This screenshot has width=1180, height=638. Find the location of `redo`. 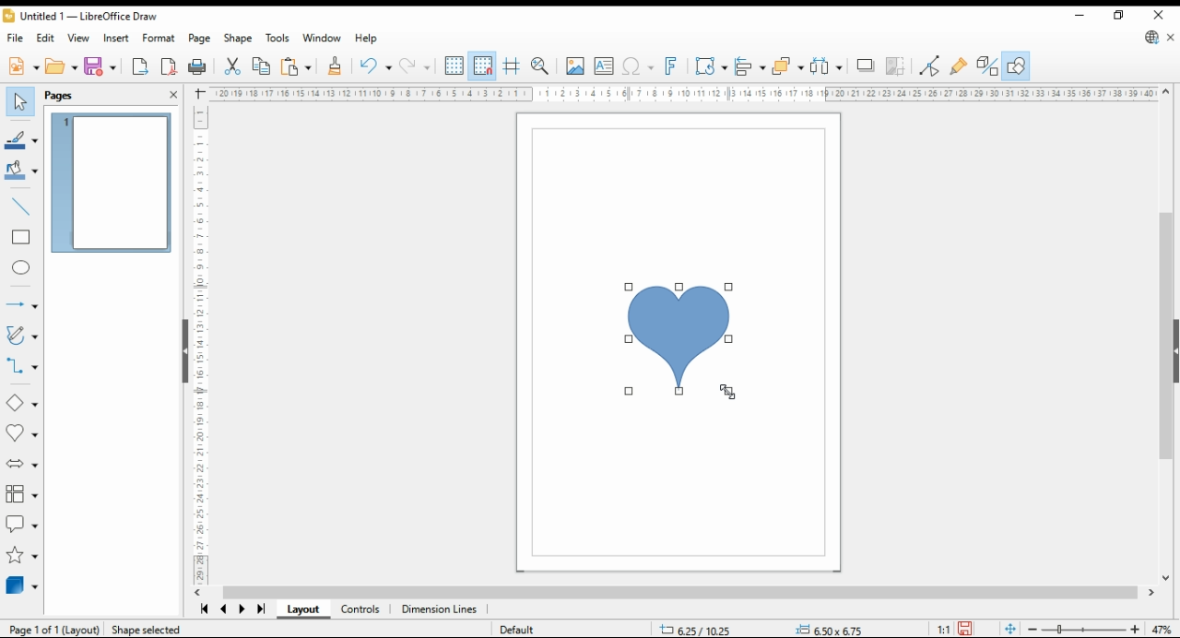

redo is located at coordinates (414, 65).